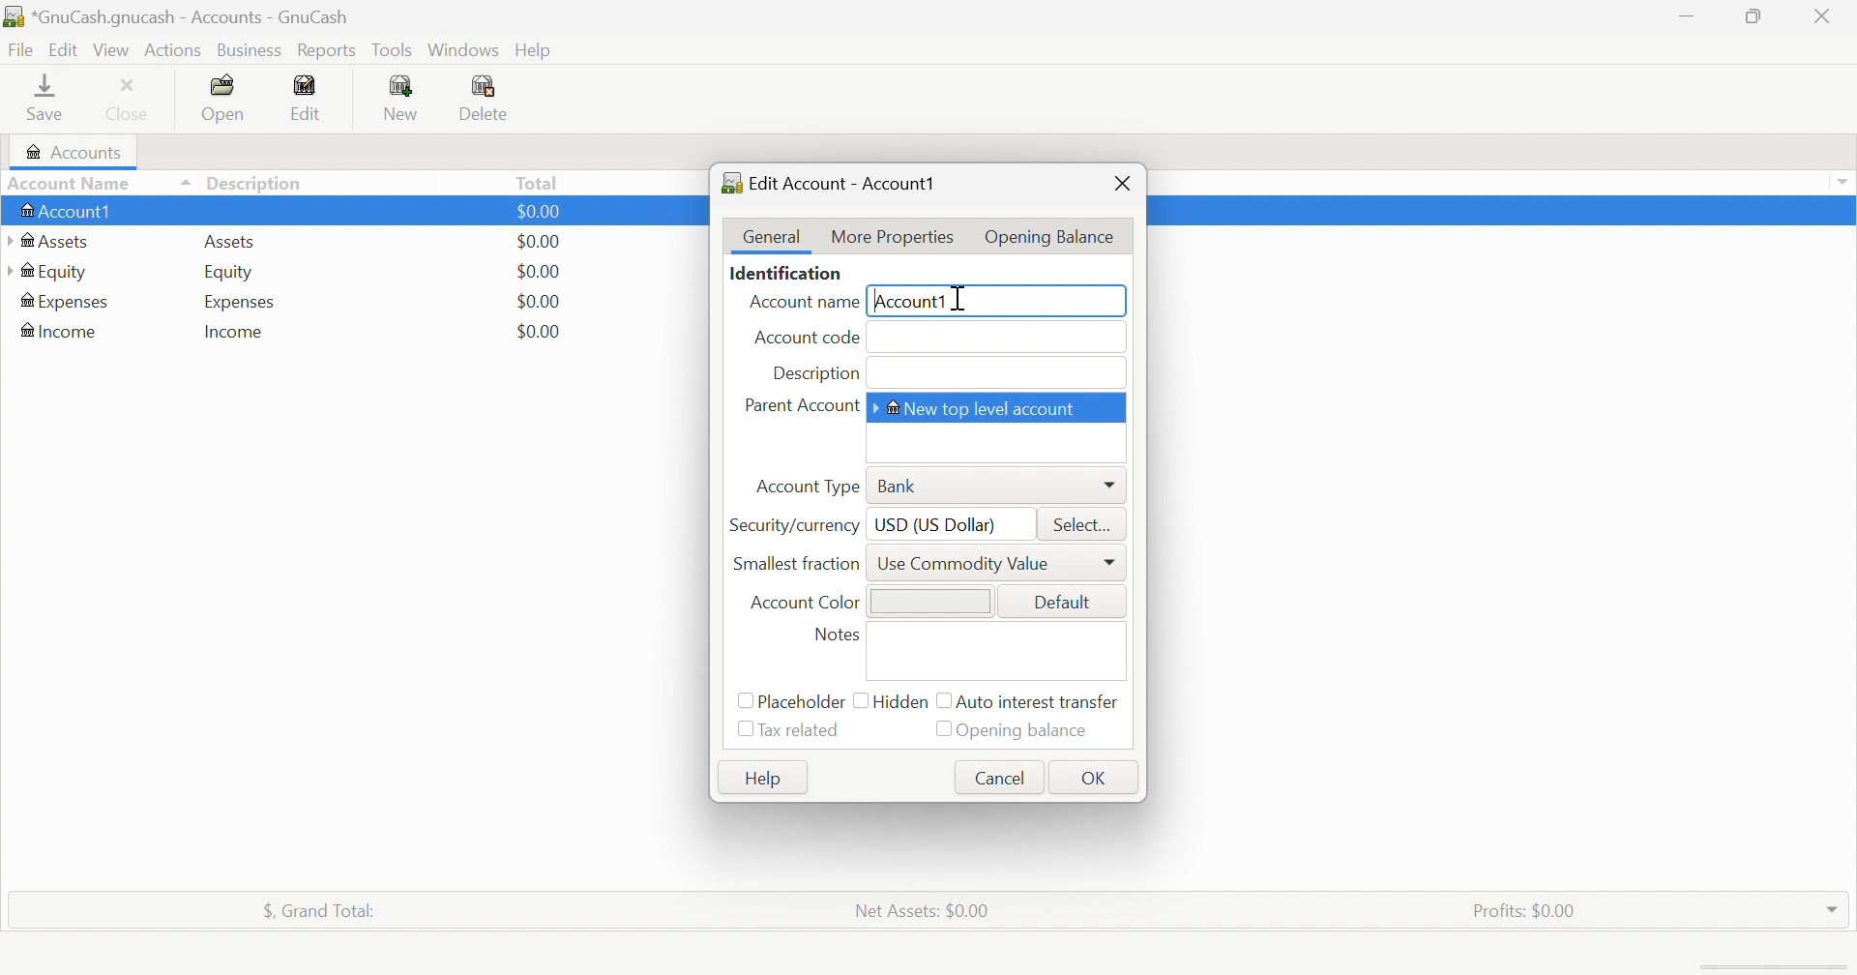 This screenshot has width=1857, height=975. What do you see at coordinates (785, 276) in the screenshot?
I see `Identification` at bounding box center [785, 276].